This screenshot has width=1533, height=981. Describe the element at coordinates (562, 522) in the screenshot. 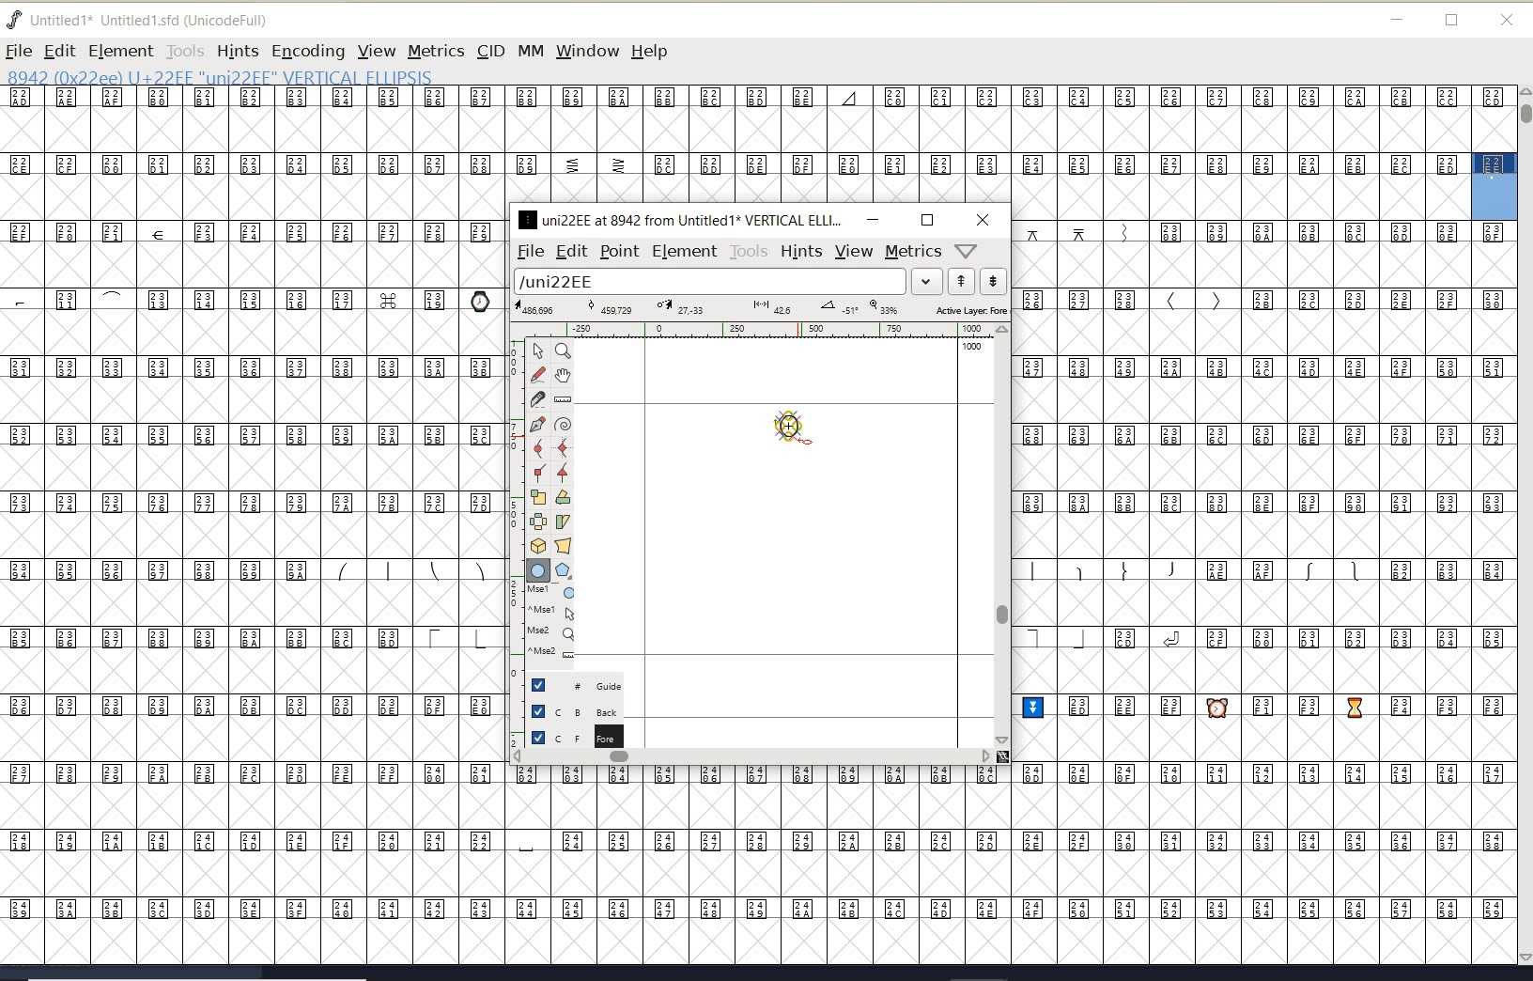

I see `skew the selection` at that location.